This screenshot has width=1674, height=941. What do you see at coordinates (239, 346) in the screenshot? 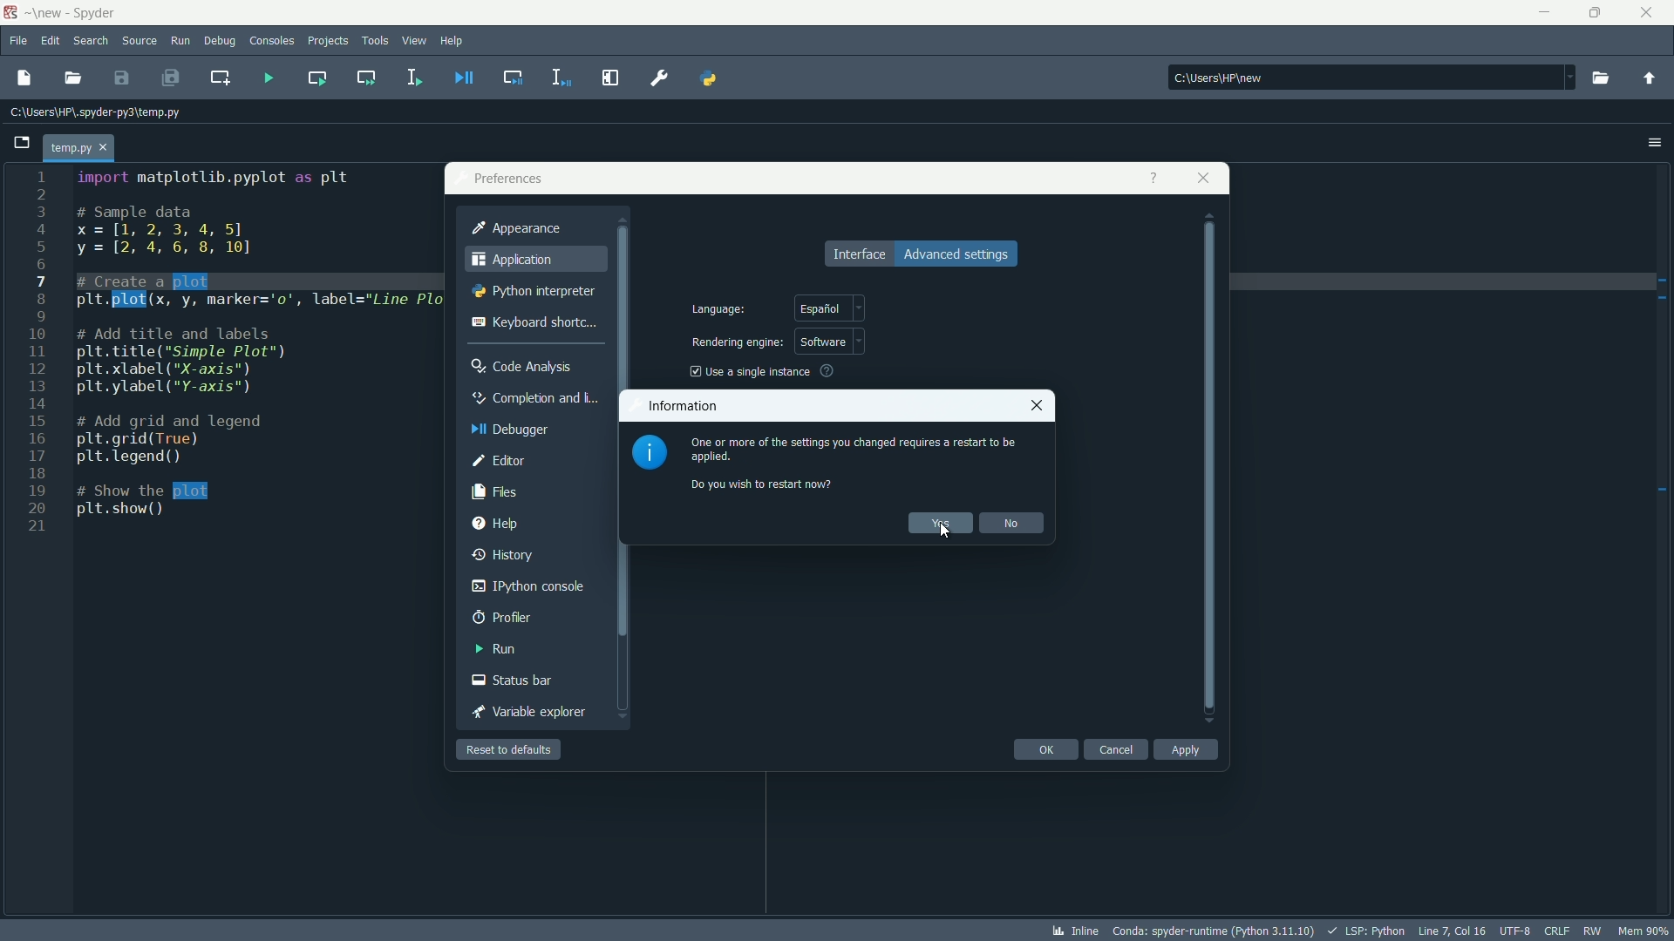
I see `code to create a line plot between x and y variables` at bounding box center [239, 346].